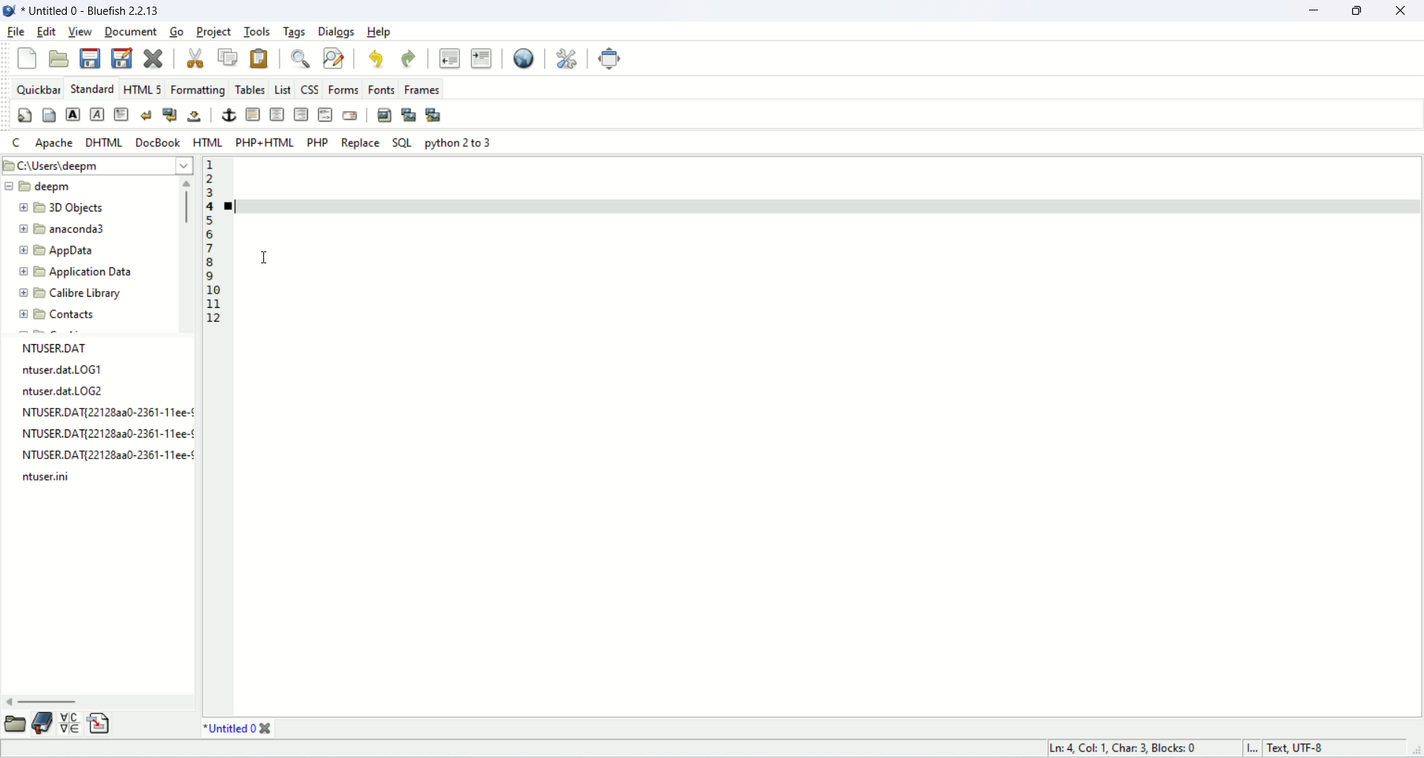  Describe the element at coordinates (71, 725) in the screenshot. I see `char map` at that location.